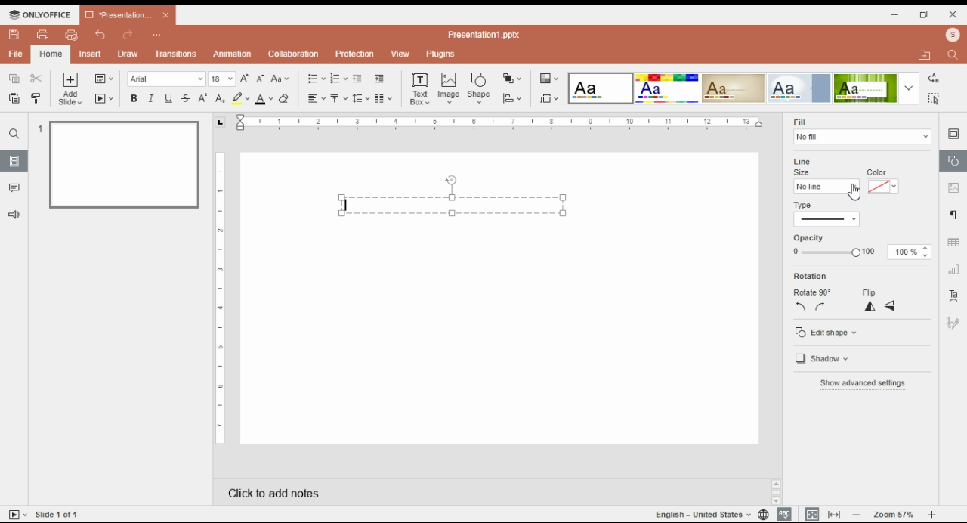 The height and width of the screenshot is (523, 967). What do you see at coordinates (777, 493) in the screenshot?
I see `scrollbar` at bounding box center [777, 493].